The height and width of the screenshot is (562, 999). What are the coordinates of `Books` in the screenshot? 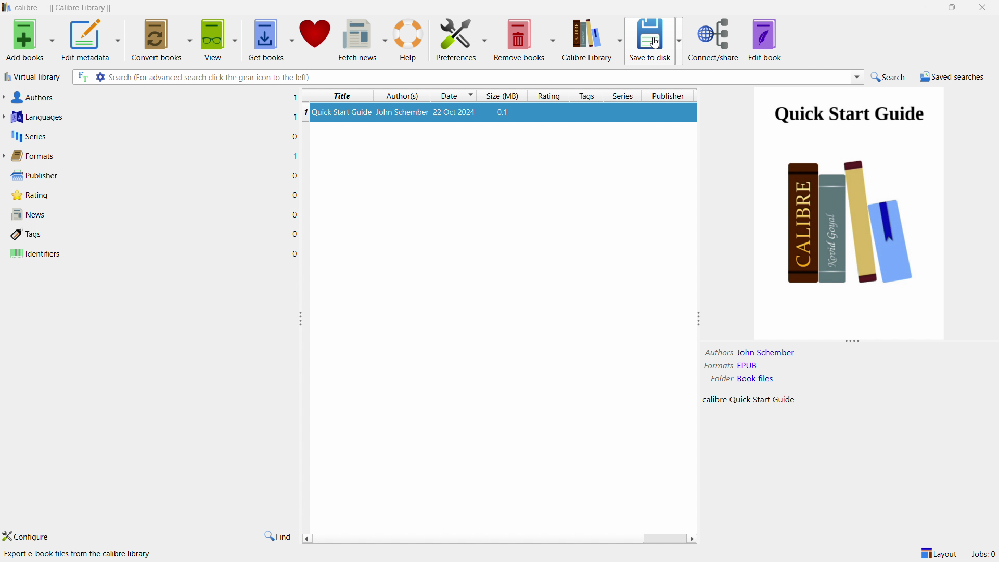 It's located at (851, 227).